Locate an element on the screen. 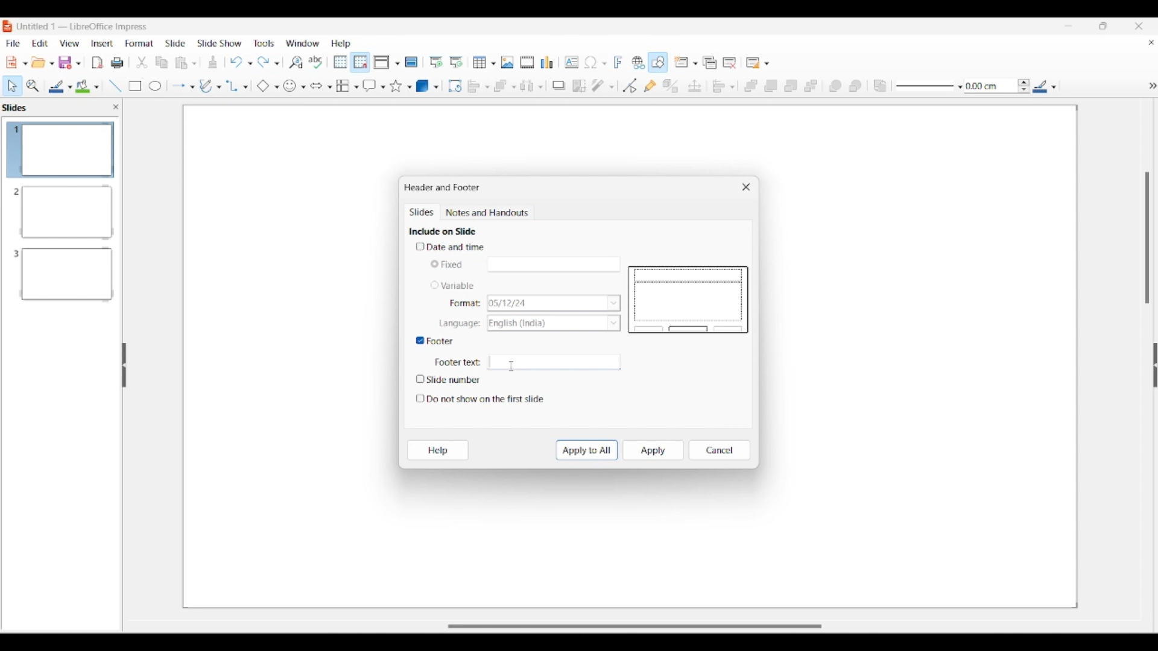  View menu is located at coordinates (70, 43).